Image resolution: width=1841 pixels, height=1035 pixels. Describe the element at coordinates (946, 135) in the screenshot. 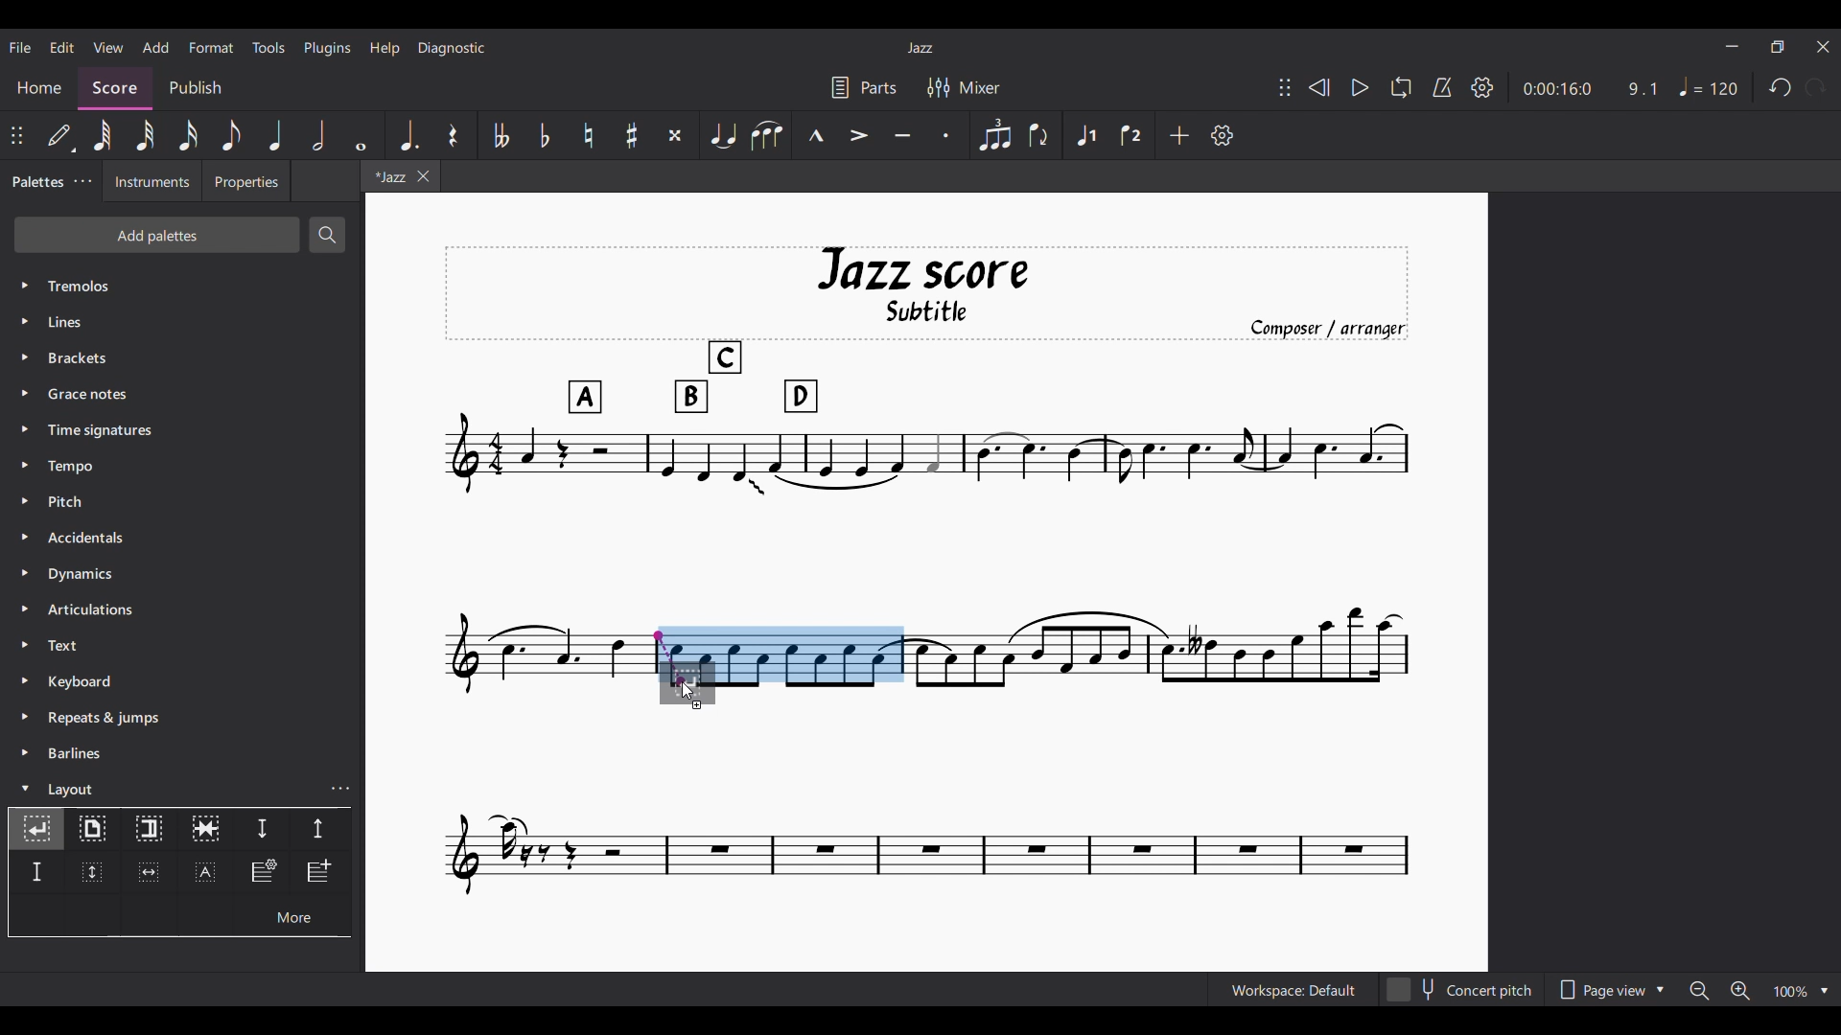

I see `Staccato` at that location.